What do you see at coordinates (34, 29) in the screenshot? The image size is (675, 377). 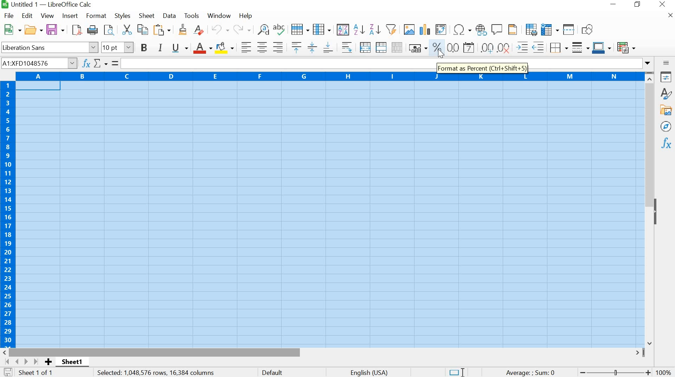 I see `OPEN` at bounding box center [34, 29].